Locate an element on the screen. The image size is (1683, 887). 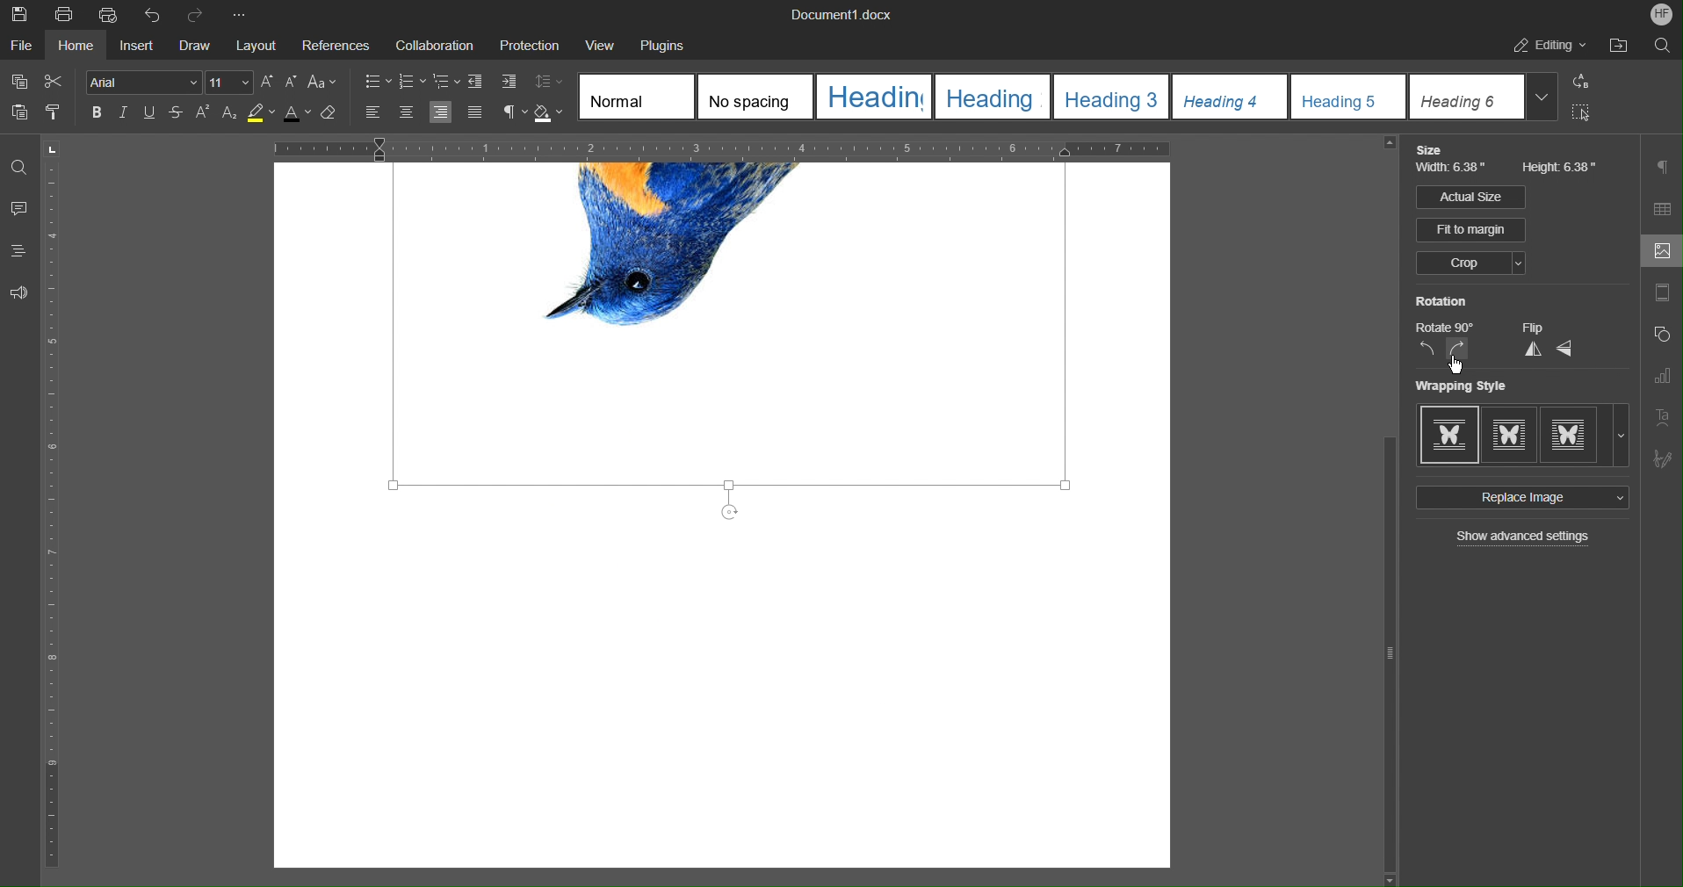
Size is located at coordinates (1429, 148).